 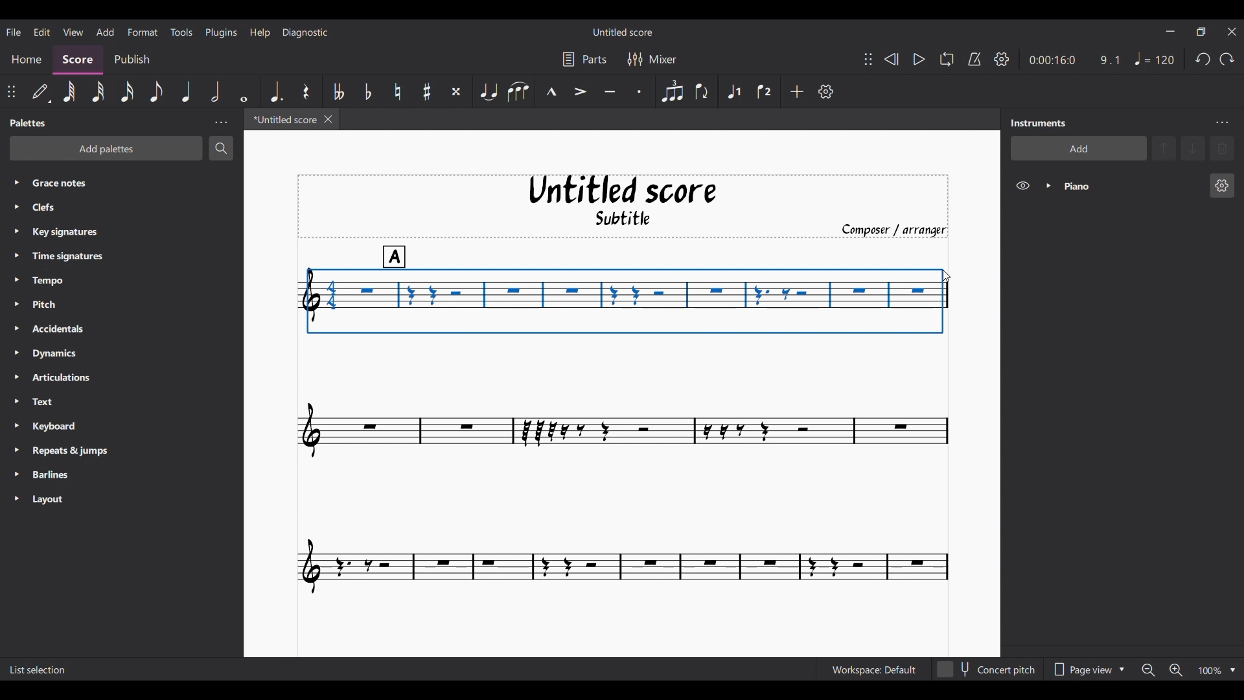 I want to click on Delete, so click(x=1223, y=148).